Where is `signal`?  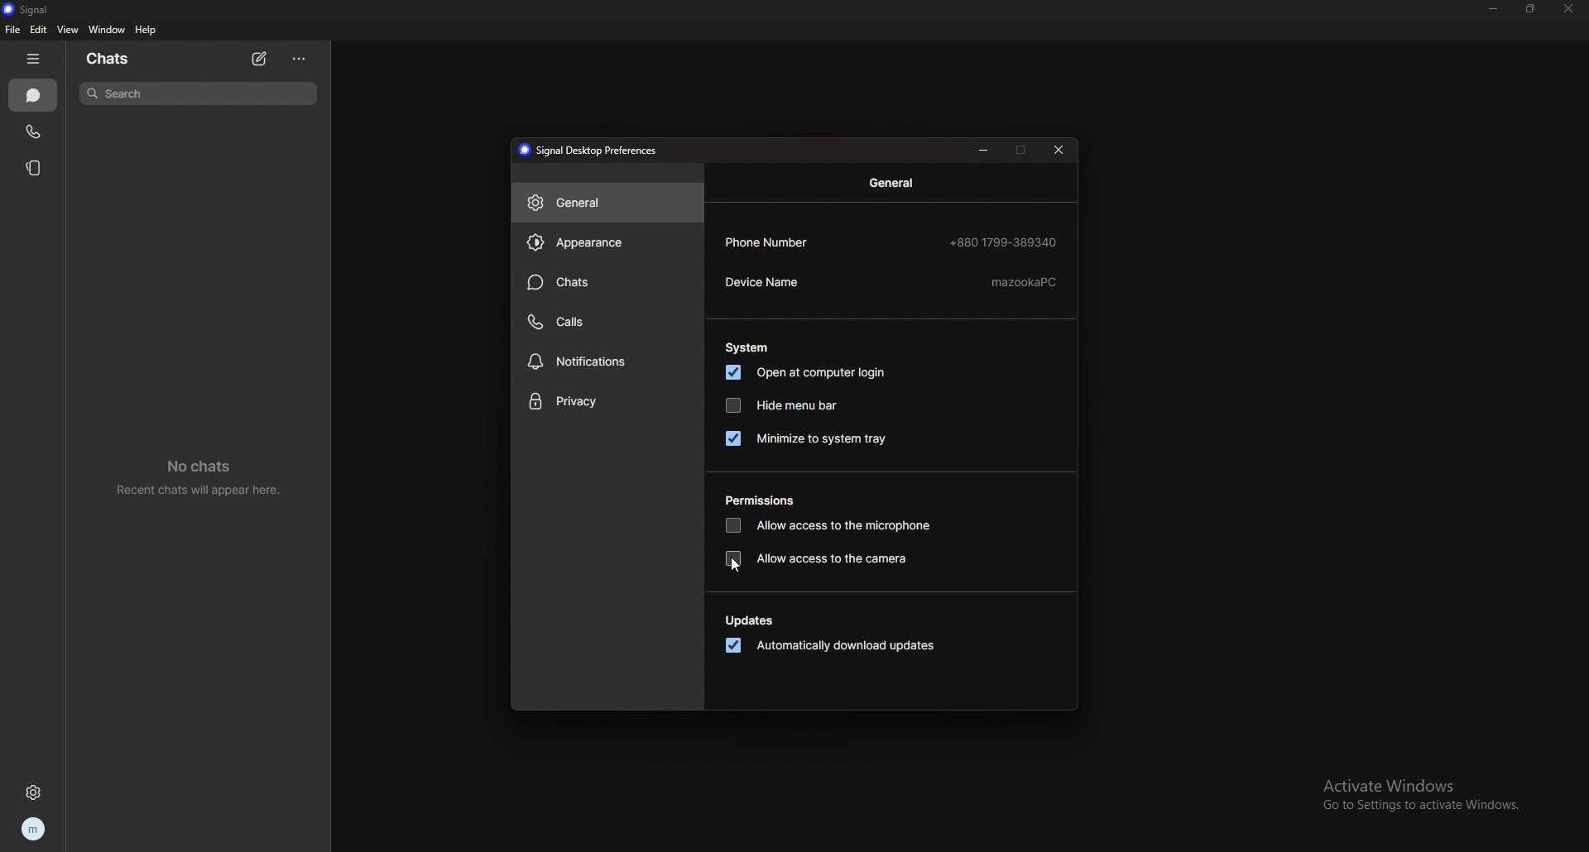 signal is located at coordinates (26, 9).